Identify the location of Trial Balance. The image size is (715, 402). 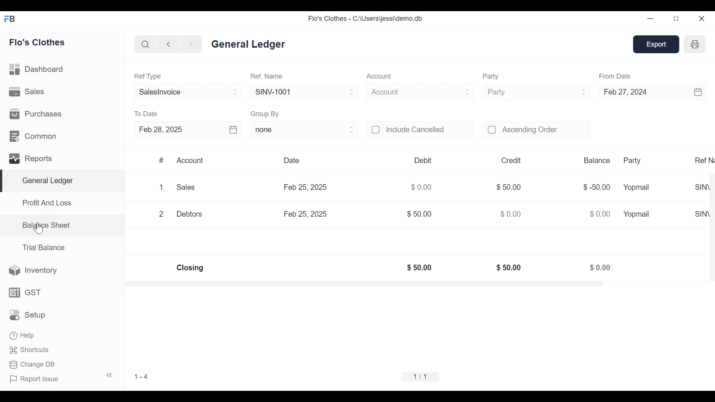
(44, 248).